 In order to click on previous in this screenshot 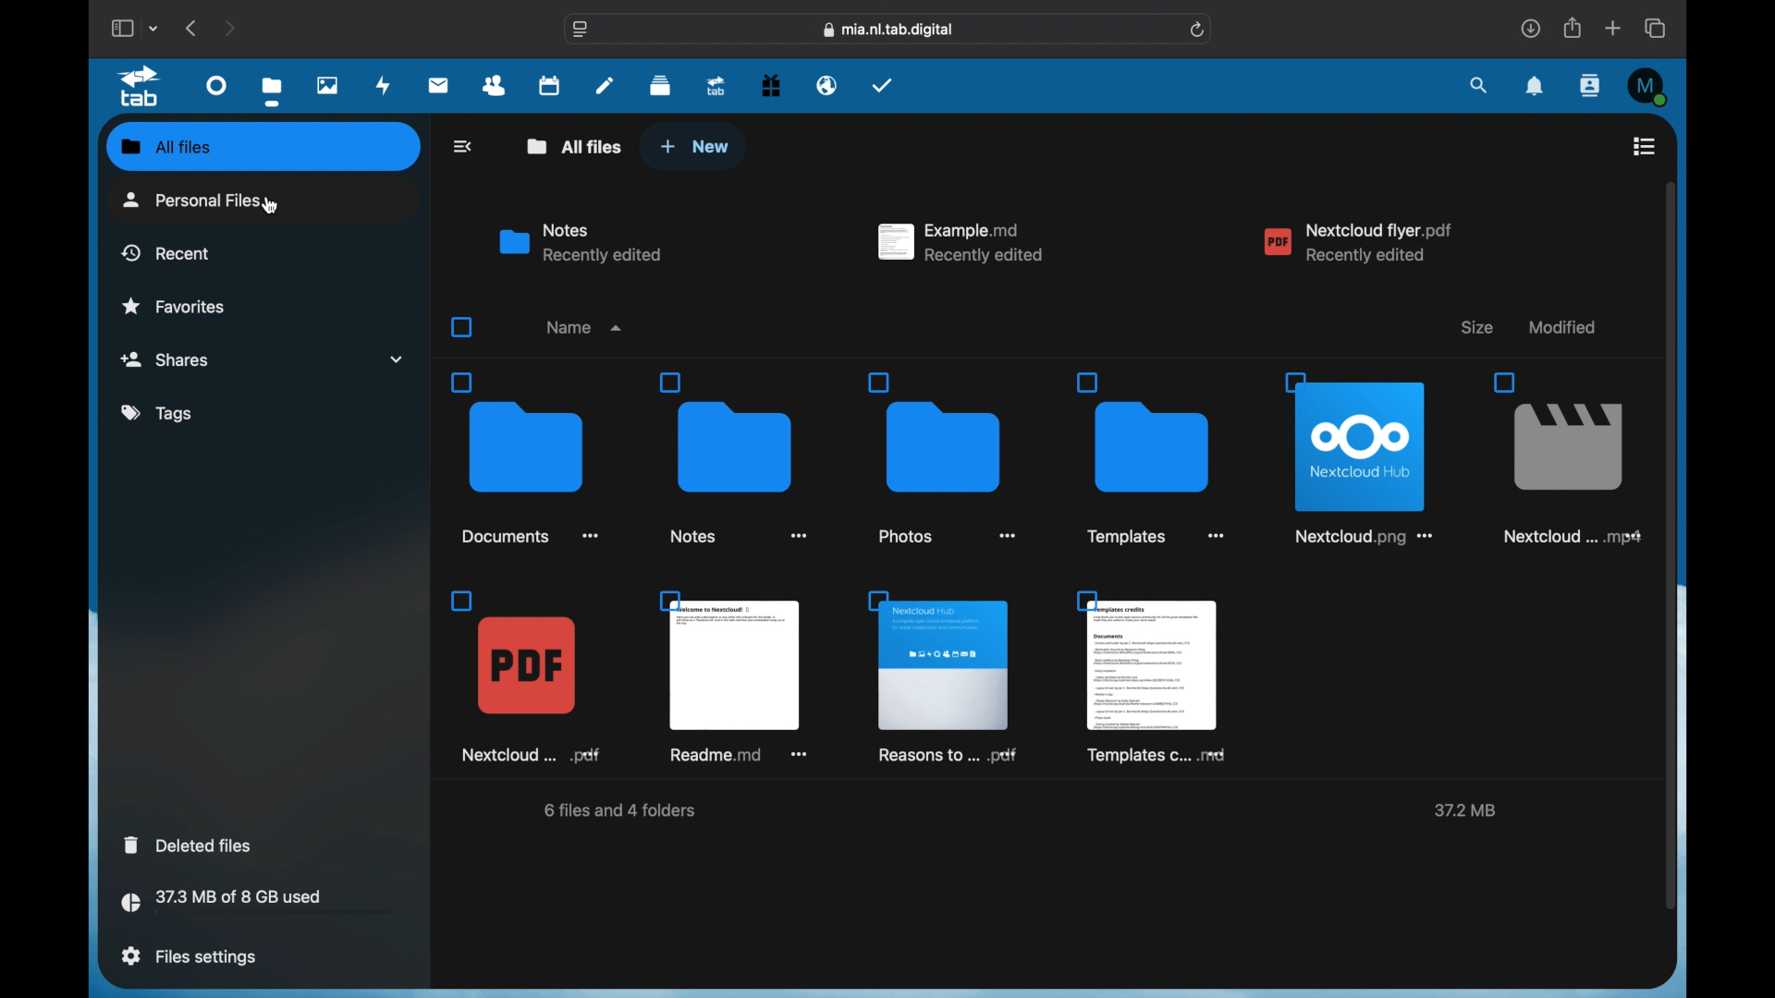, I will do `click(192, 28)`.